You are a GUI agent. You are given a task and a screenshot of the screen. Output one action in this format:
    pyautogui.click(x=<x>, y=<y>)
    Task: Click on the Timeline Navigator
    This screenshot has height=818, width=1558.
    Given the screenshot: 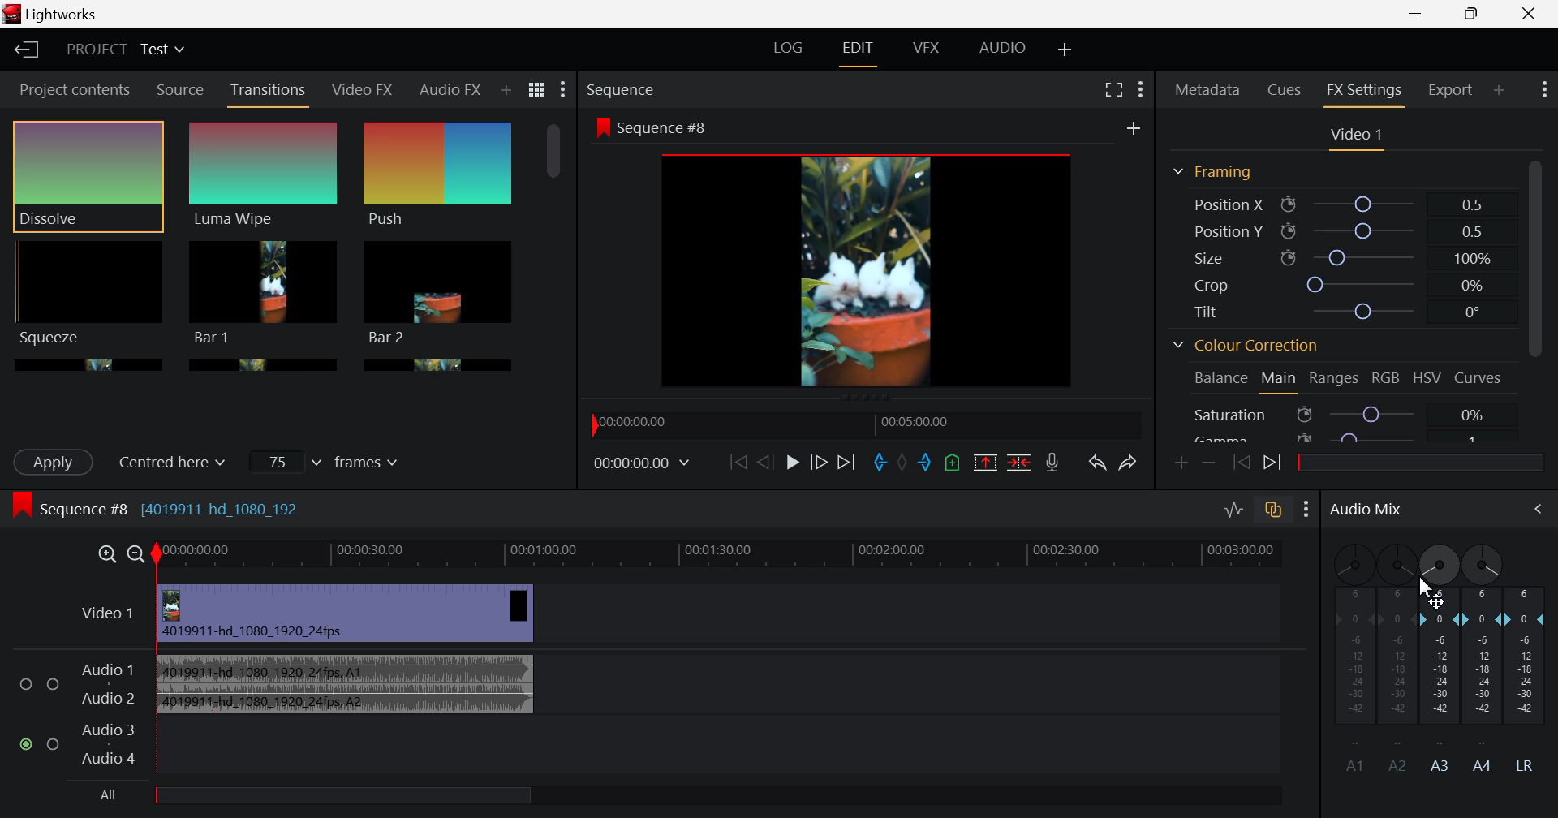 What is the action you would take?
    pyautogui.click(x=867, y=424)
    